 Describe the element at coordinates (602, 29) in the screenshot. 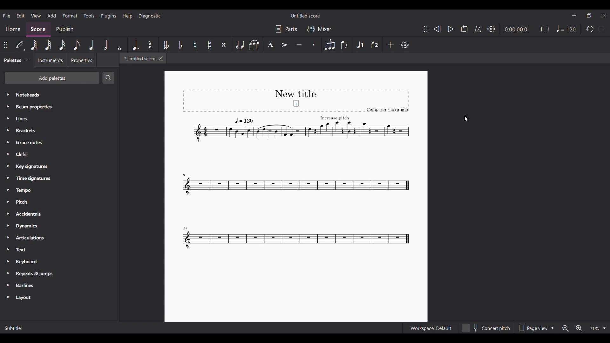

I see `Redo` at that location.